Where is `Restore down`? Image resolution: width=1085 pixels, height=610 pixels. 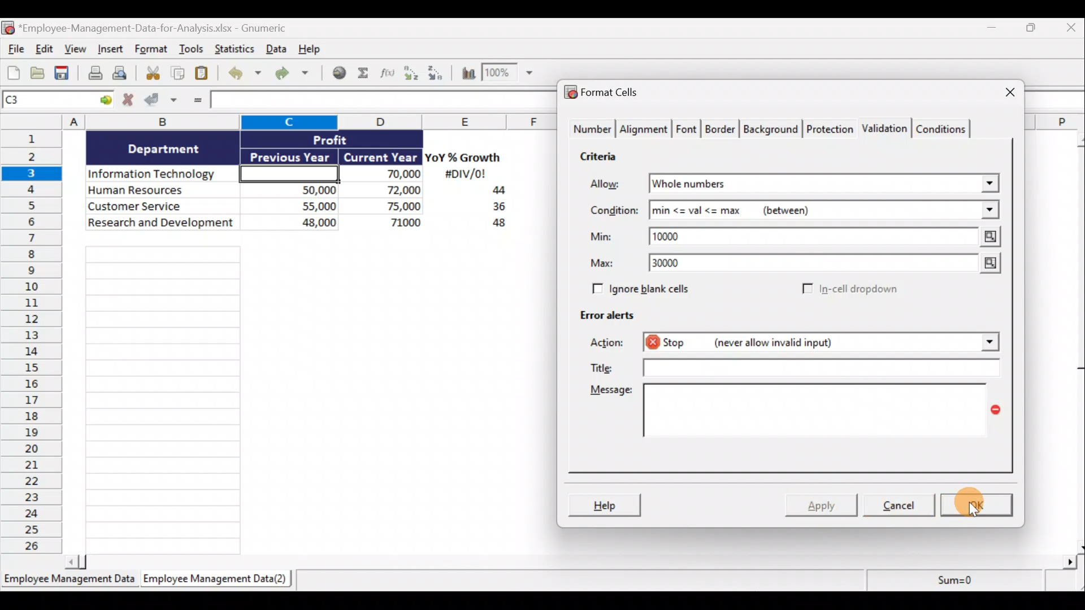
Restore down is located at coordinates (1032, 30).